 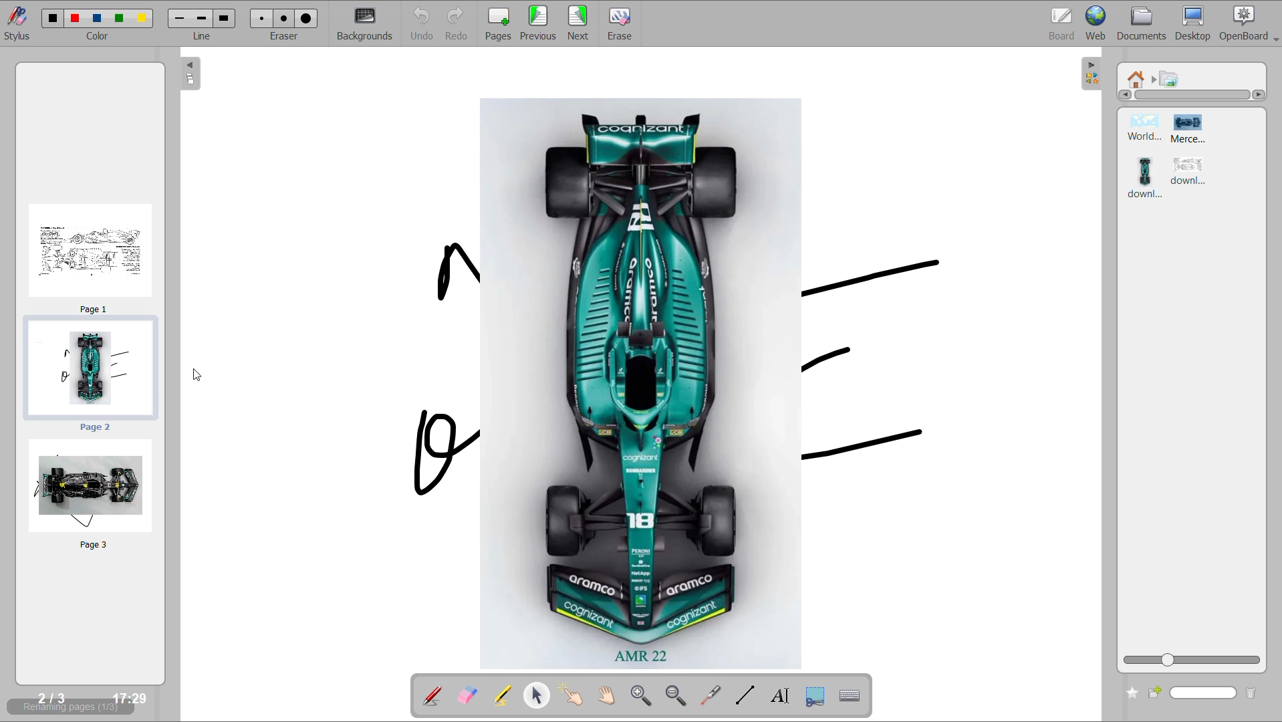 What do you see at coordinates (1204, 691) in the screenshot?
I see `name input` at bounding box center [1204, 691].